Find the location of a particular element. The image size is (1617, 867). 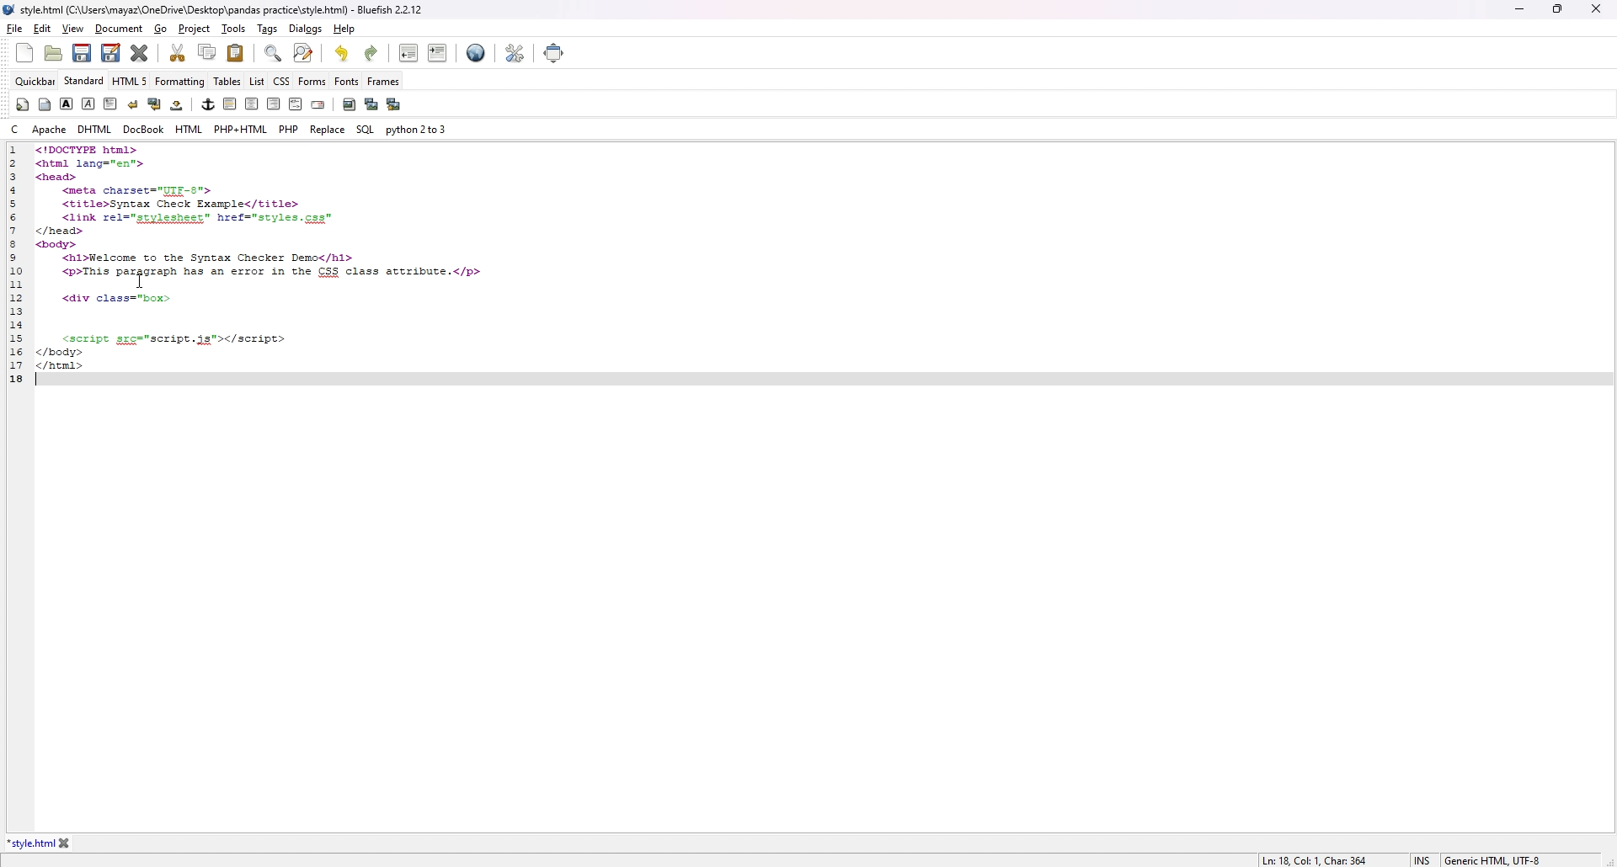

save is located at coordinates (83, 52).